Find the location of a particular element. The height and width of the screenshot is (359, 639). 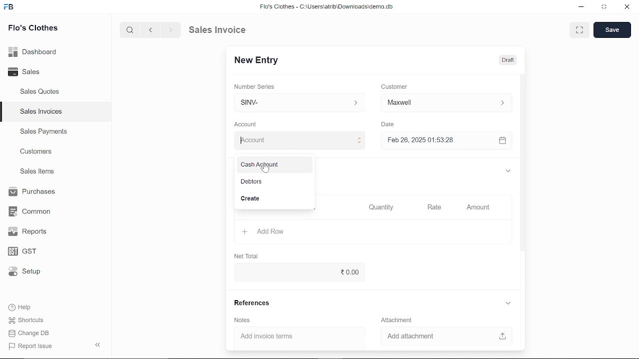

Sales Payments. is located at coordinates (43, 132).